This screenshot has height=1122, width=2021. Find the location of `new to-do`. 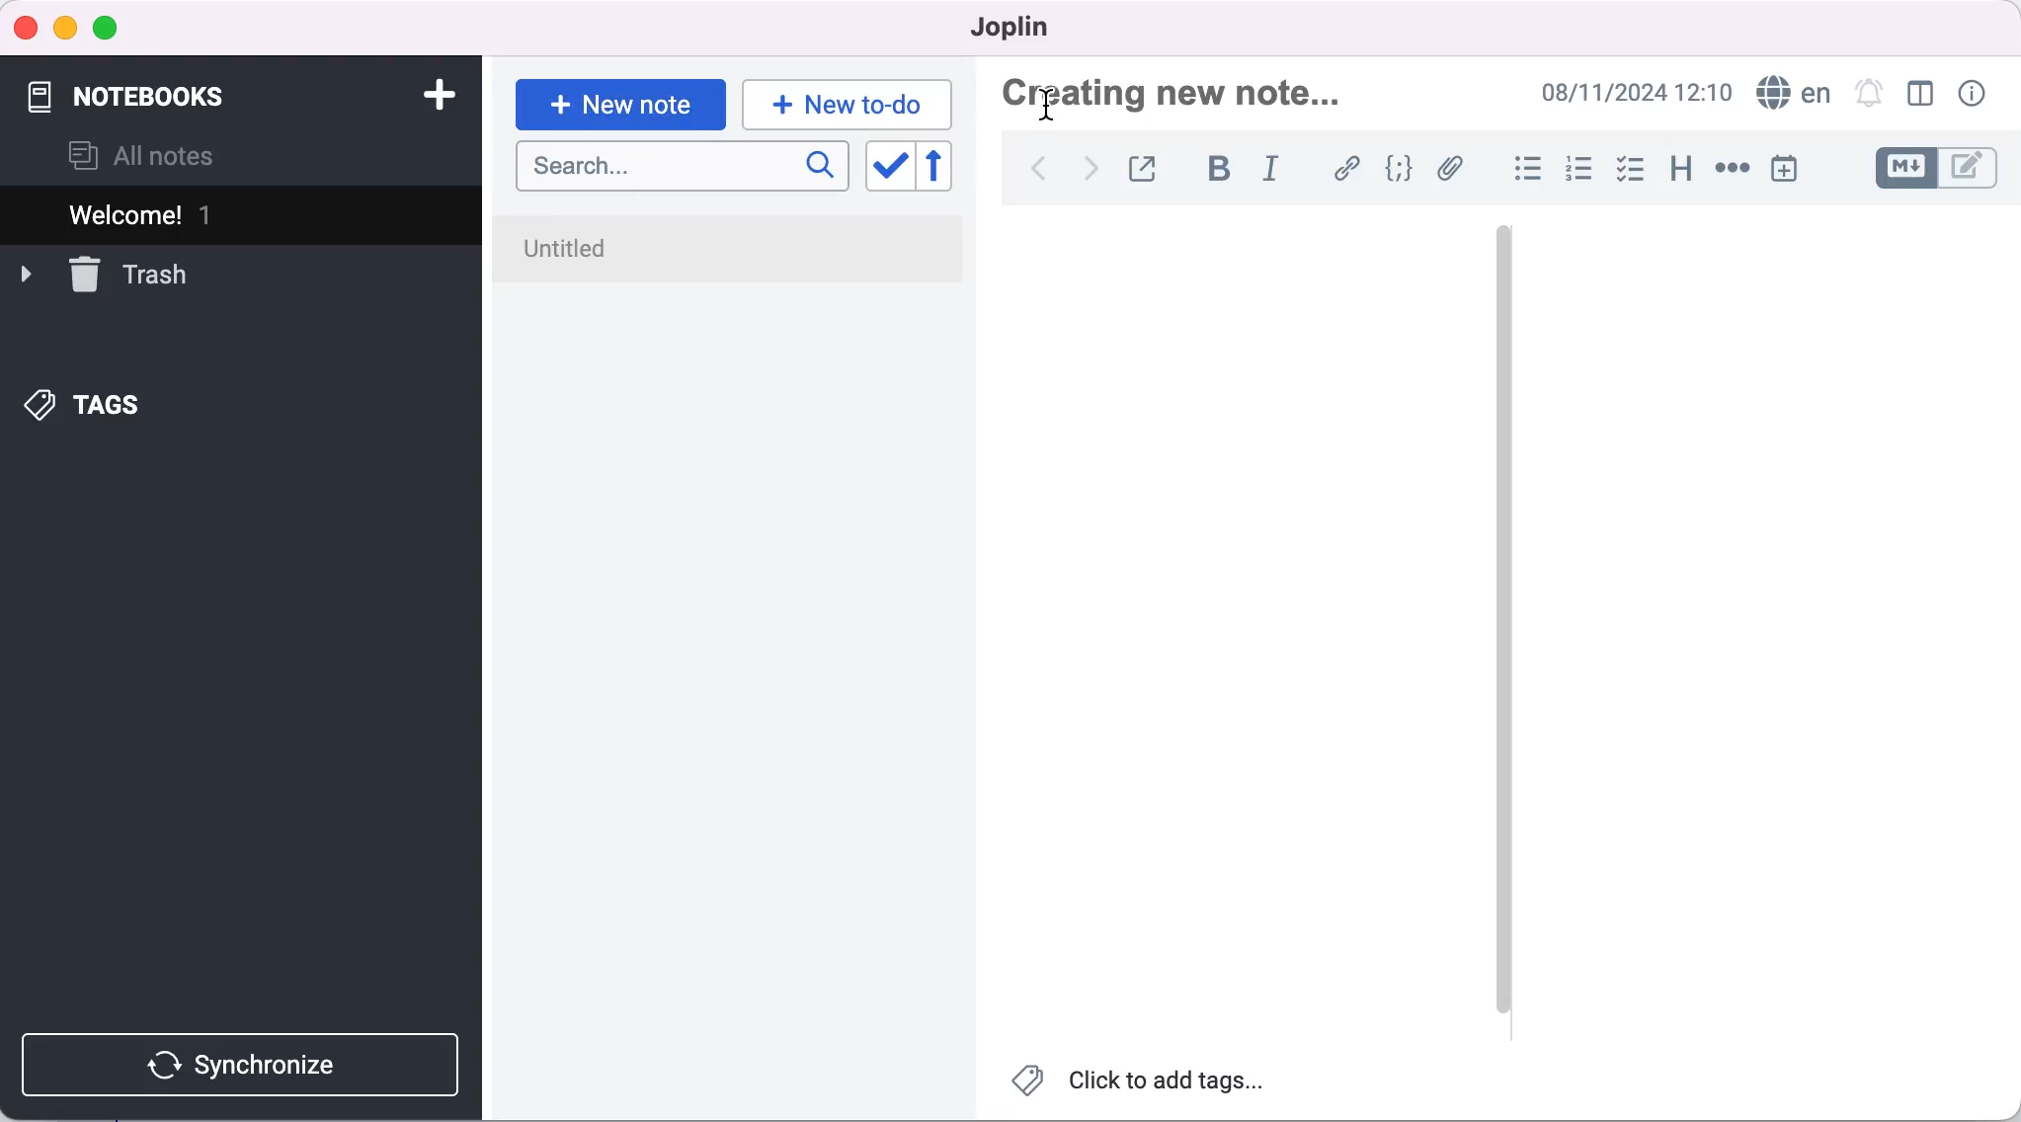

new to-do is located at coordinates (852, 104).